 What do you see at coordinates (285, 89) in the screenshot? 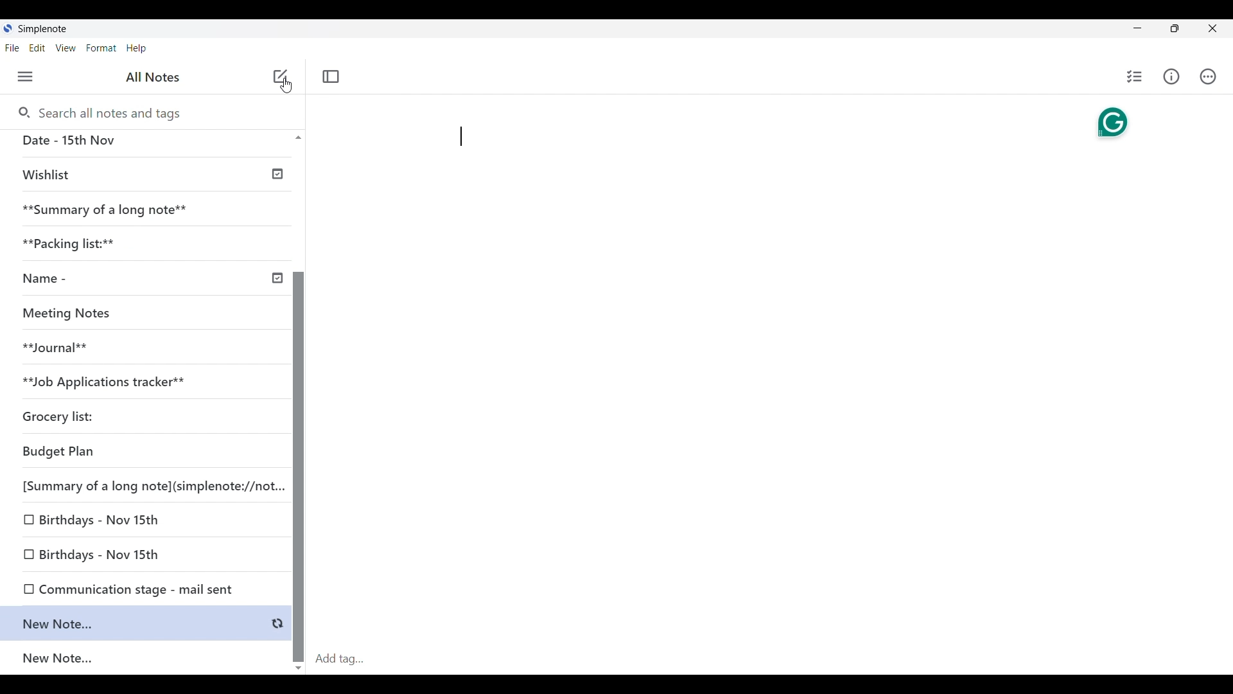
I see `Cursor` at bounding box center [285, 89].